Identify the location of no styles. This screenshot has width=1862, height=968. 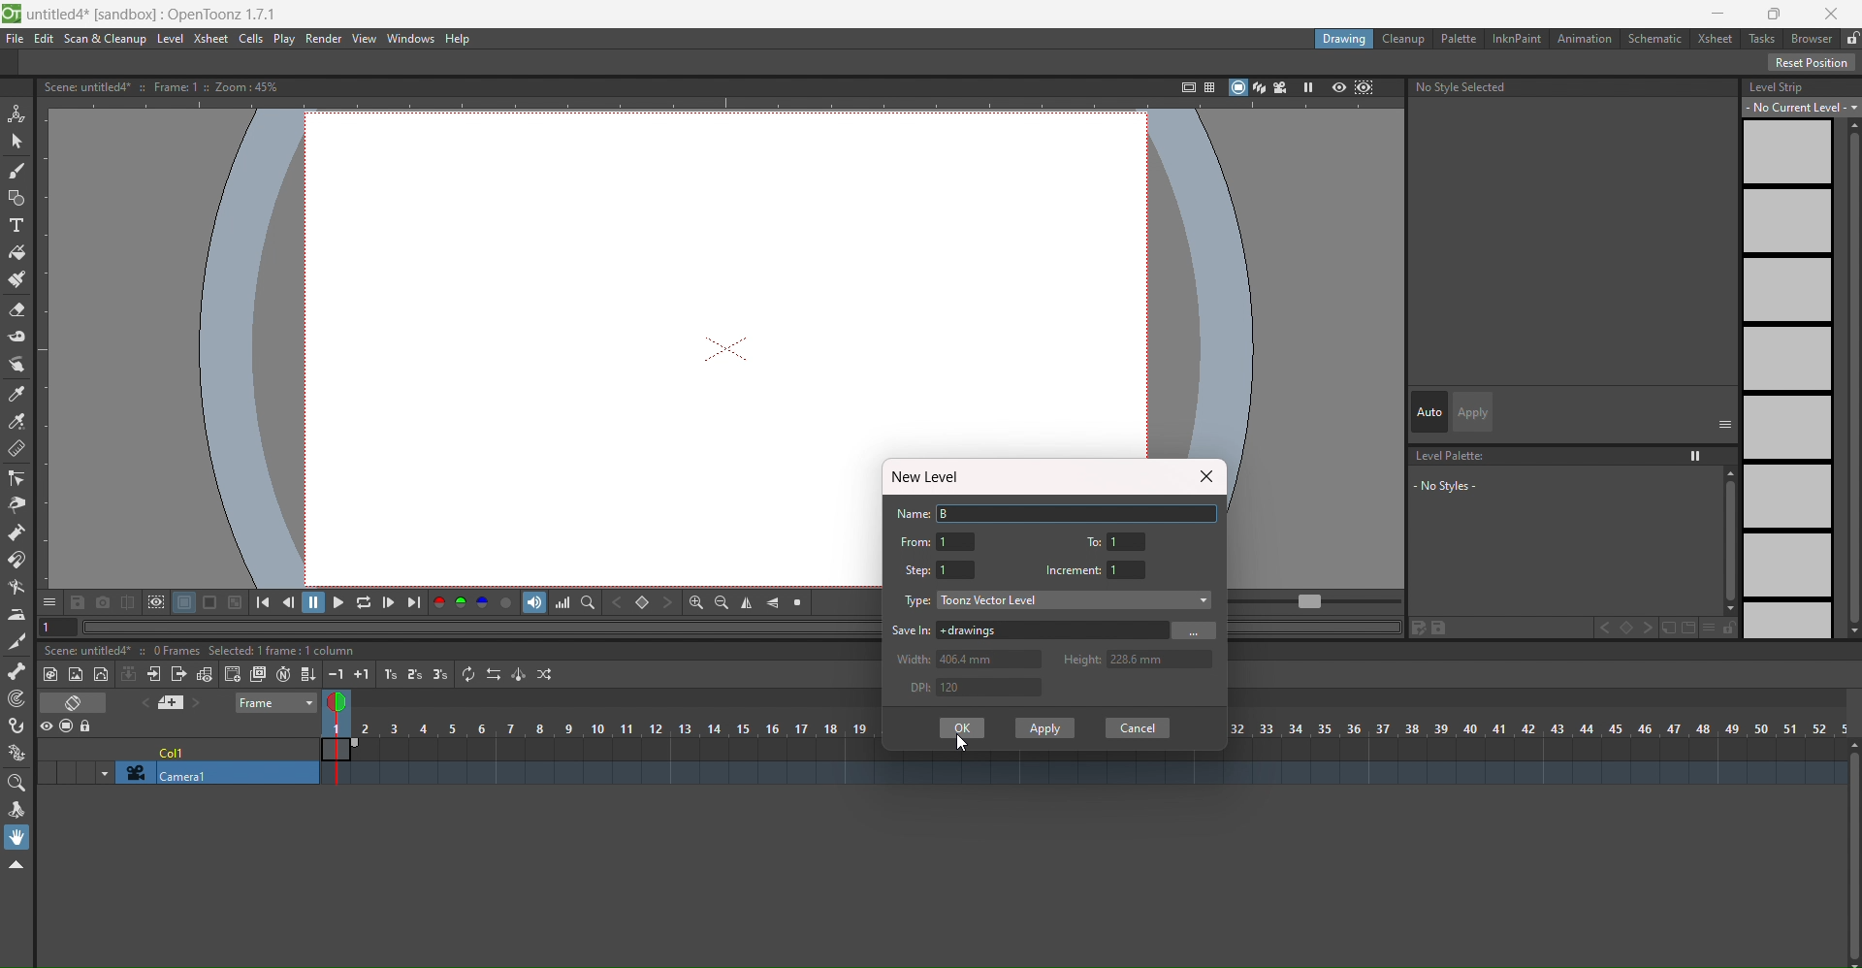
(1466, 485).